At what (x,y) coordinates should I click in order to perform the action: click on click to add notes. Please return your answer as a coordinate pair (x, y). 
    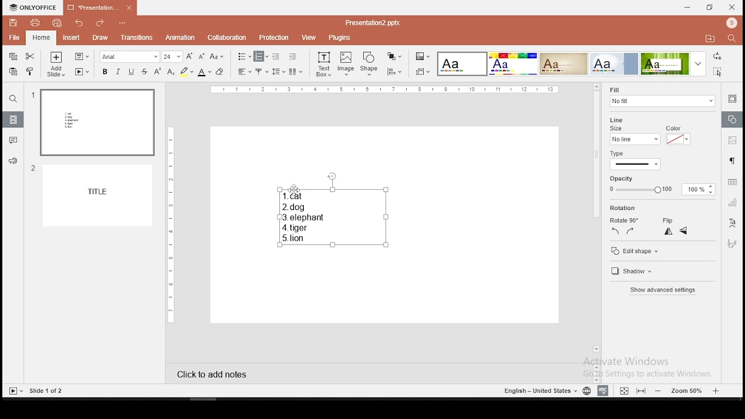
    Looking at the image, I should click on (208, 374).